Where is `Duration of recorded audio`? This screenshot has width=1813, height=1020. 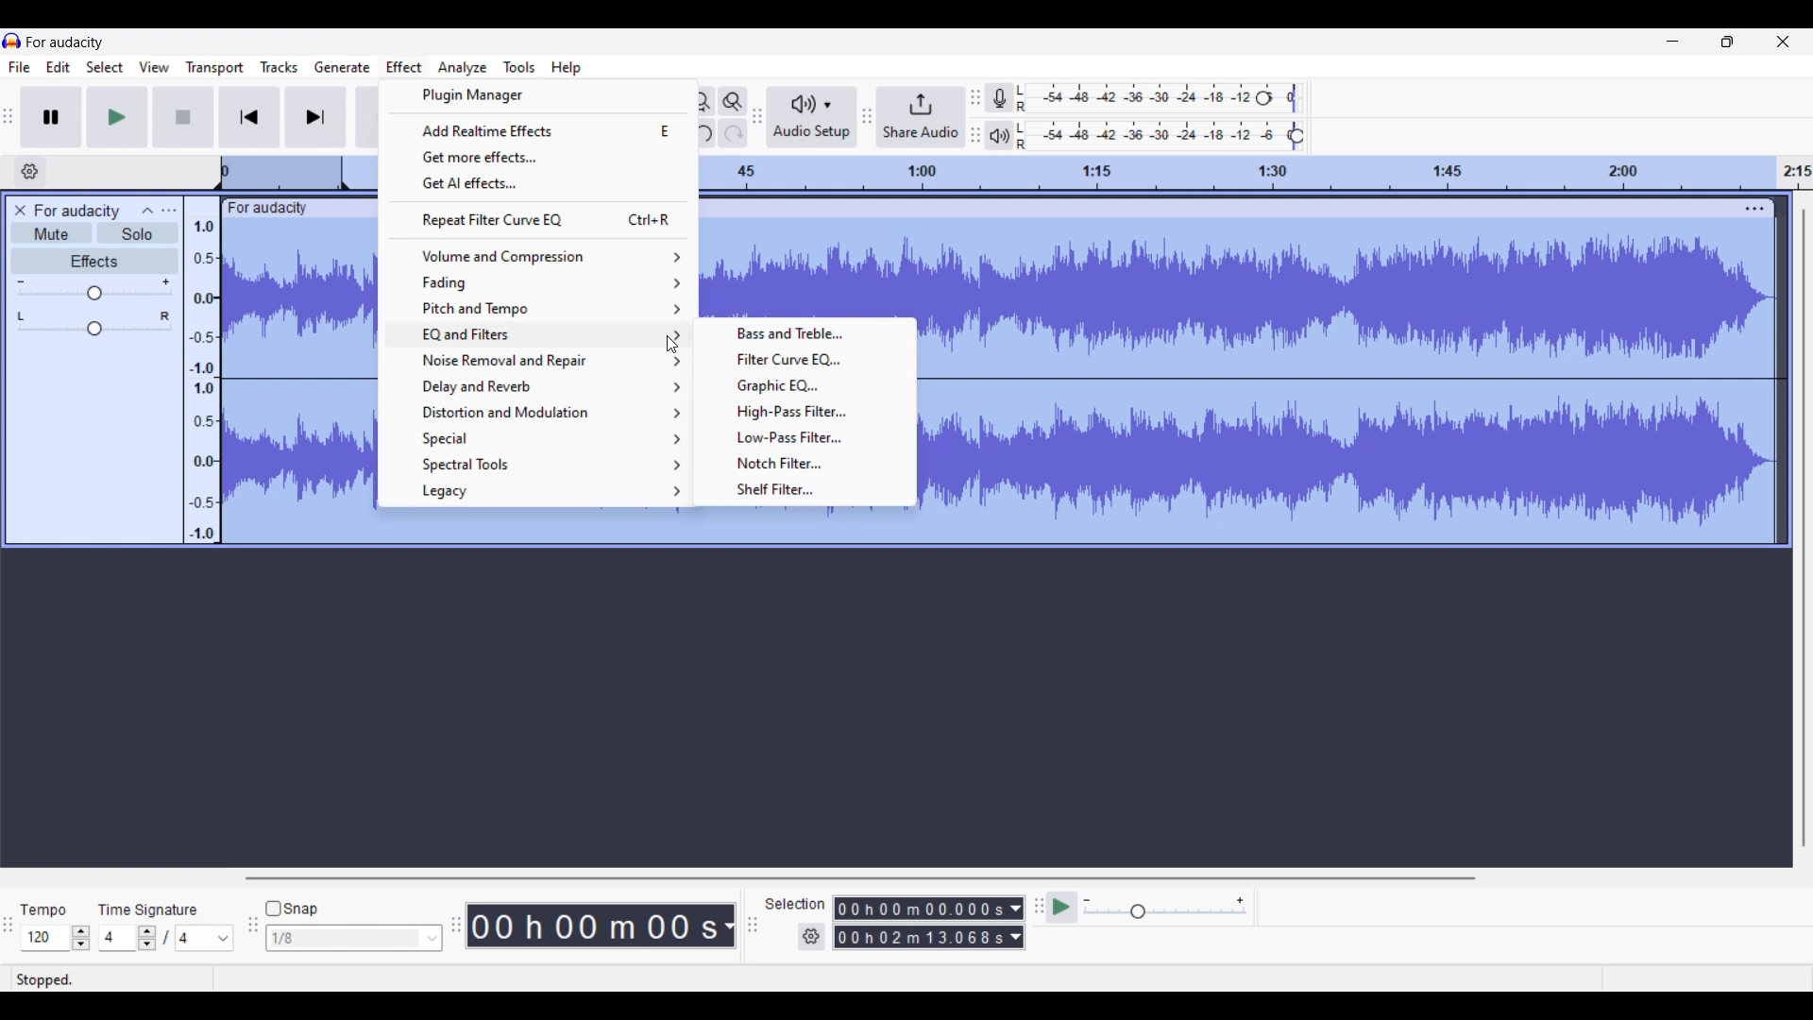
Duration of recorded audio is located at coordinates (595, 926).